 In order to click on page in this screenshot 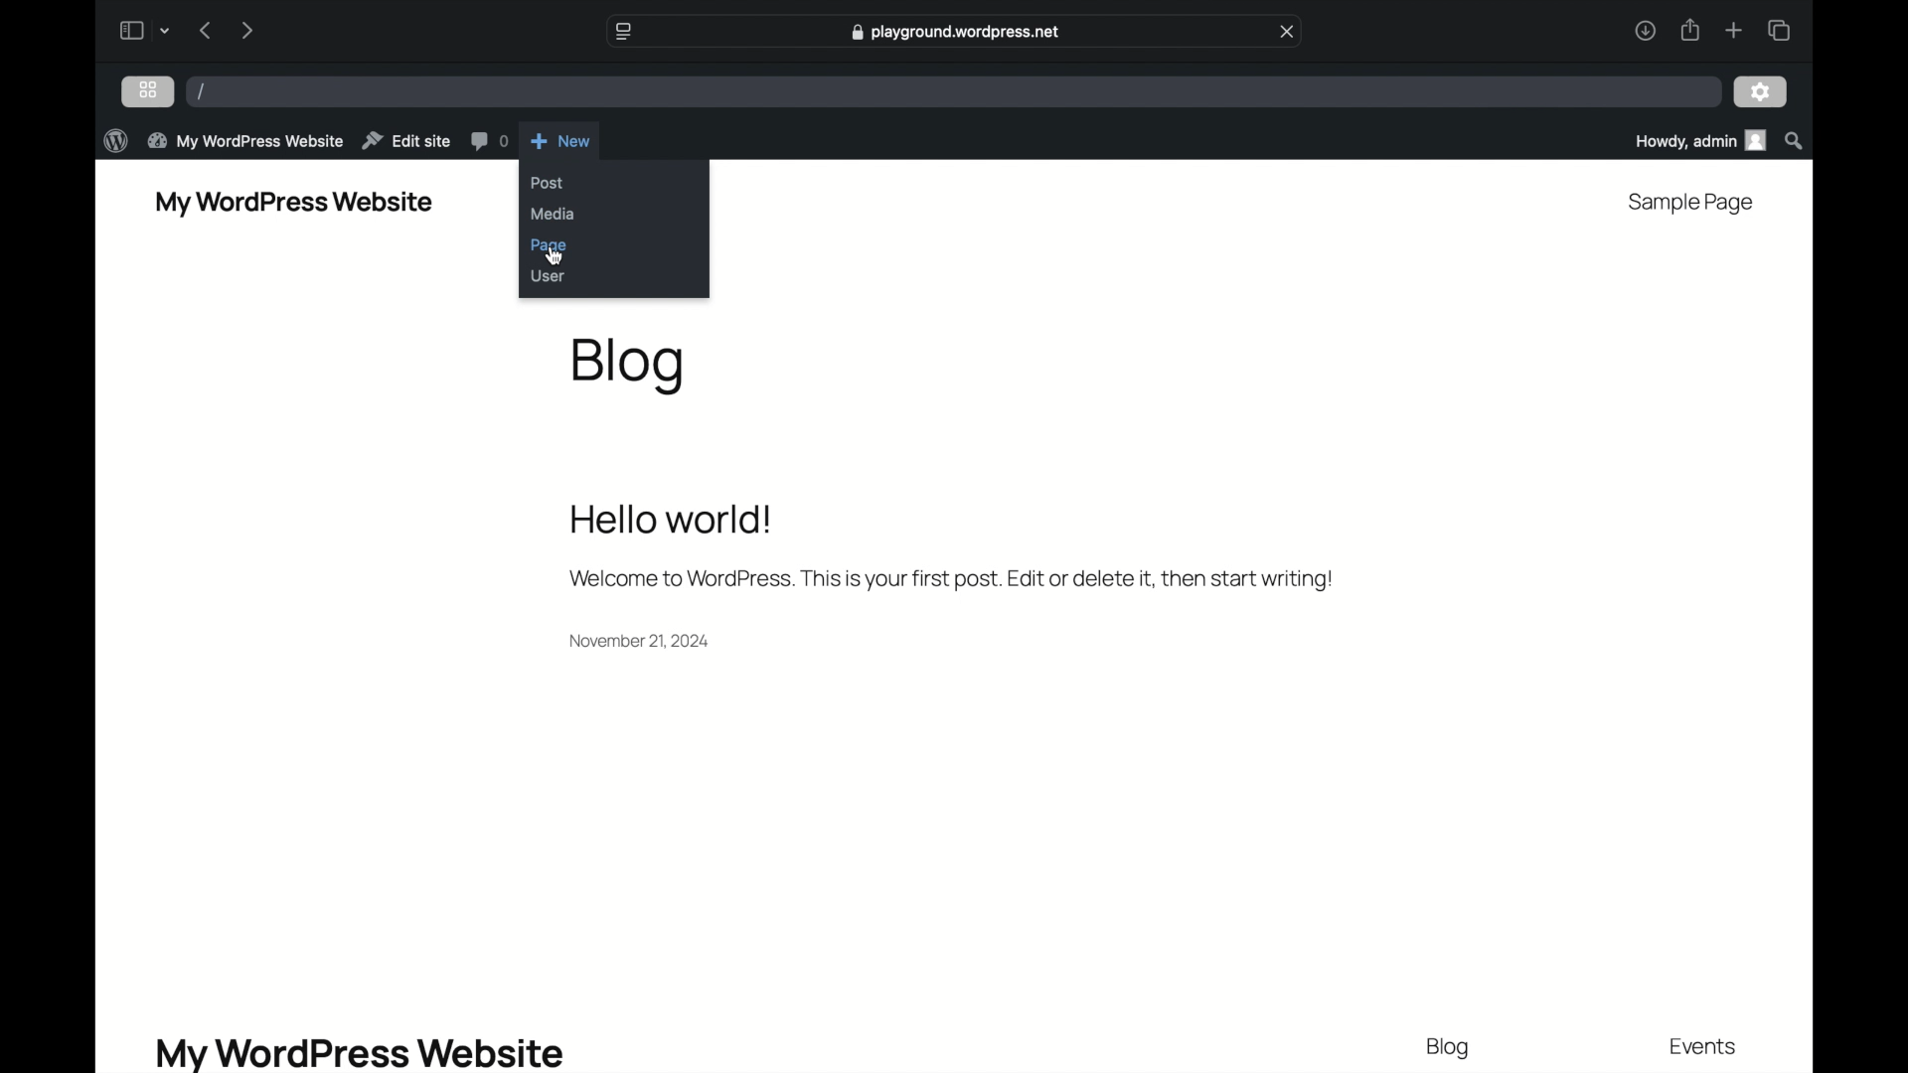, I will do `click(549, 245)`.